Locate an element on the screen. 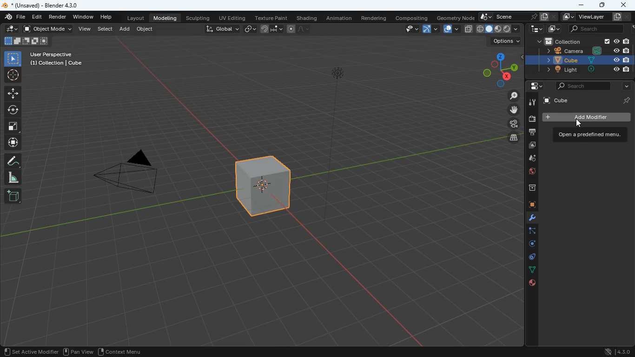 This screenshot has width=635, height=357. animation is located at coordinates (338, 18).